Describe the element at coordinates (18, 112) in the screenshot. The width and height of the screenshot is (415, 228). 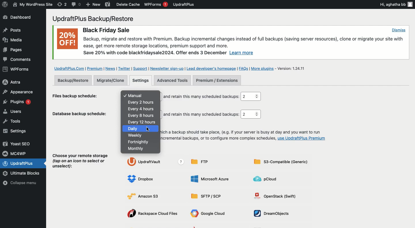
I see `Users` at that location.